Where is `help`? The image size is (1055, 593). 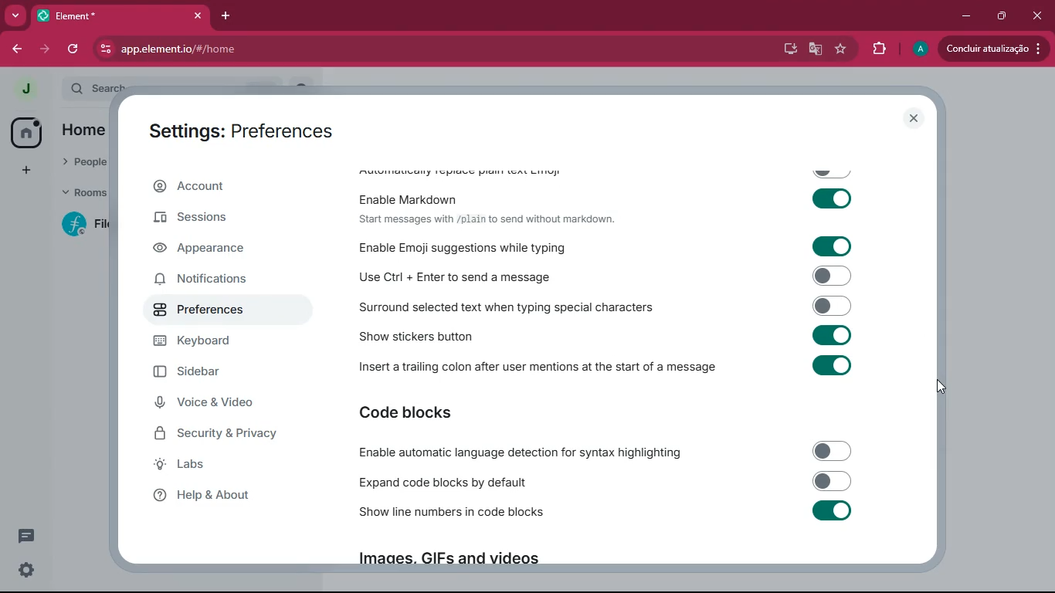
help is located at coordinates (219, 498).